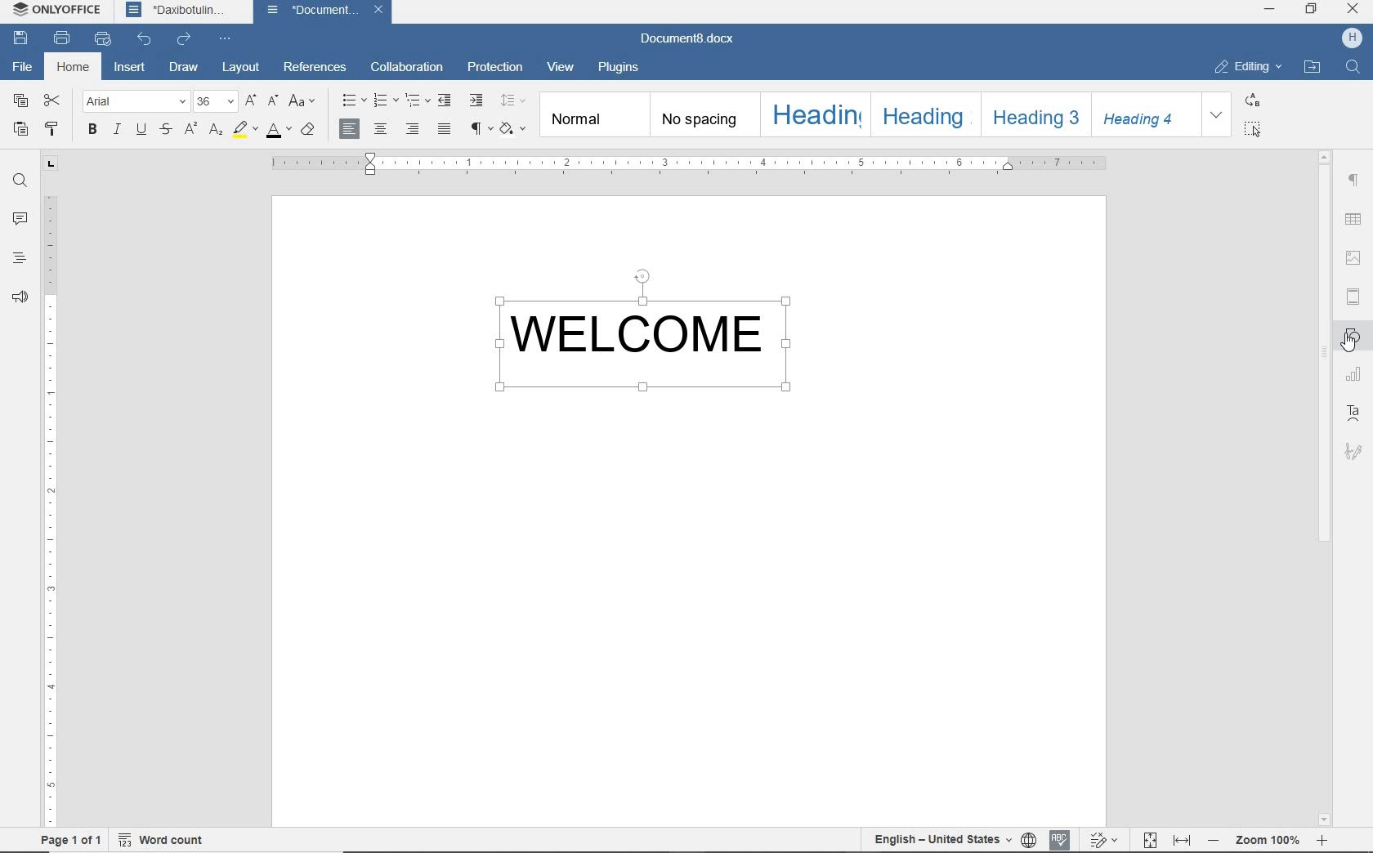 The width and height of the screenshot is (1373, 853). What do you see at coordinates (116, 128) in the screenshot?
I see `ITALIC` at bounding box center [116, 128].